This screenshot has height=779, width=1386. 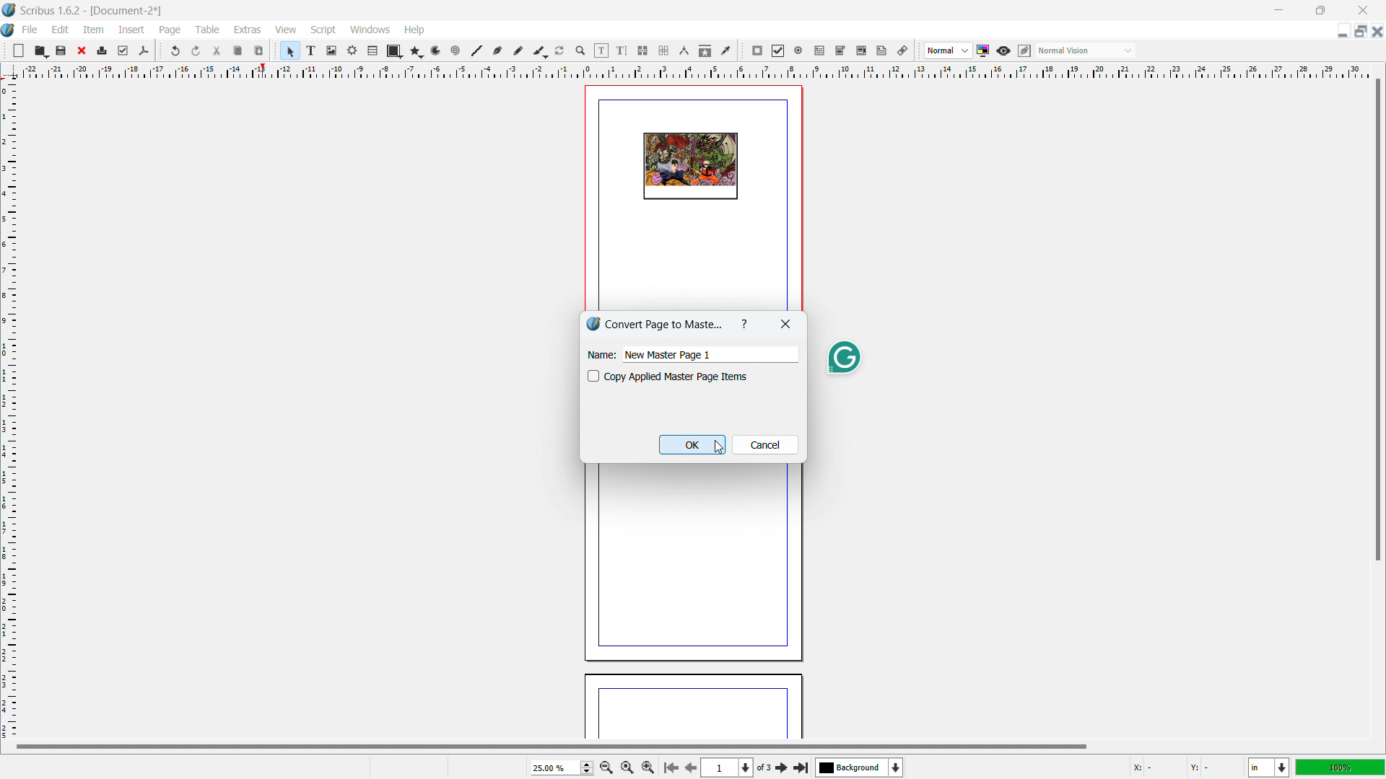 What do you see at coordinates (693, 708) in the screenshot?
I see `page` at bounding box center [693, 708].